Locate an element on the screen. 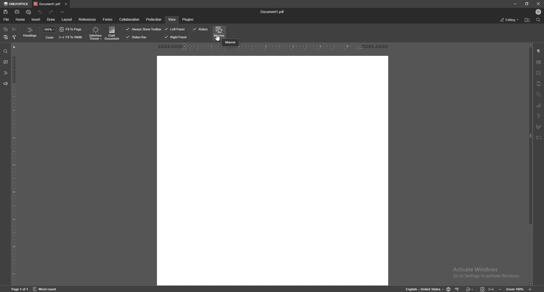  fit to page is located at coordinates (71, 29).